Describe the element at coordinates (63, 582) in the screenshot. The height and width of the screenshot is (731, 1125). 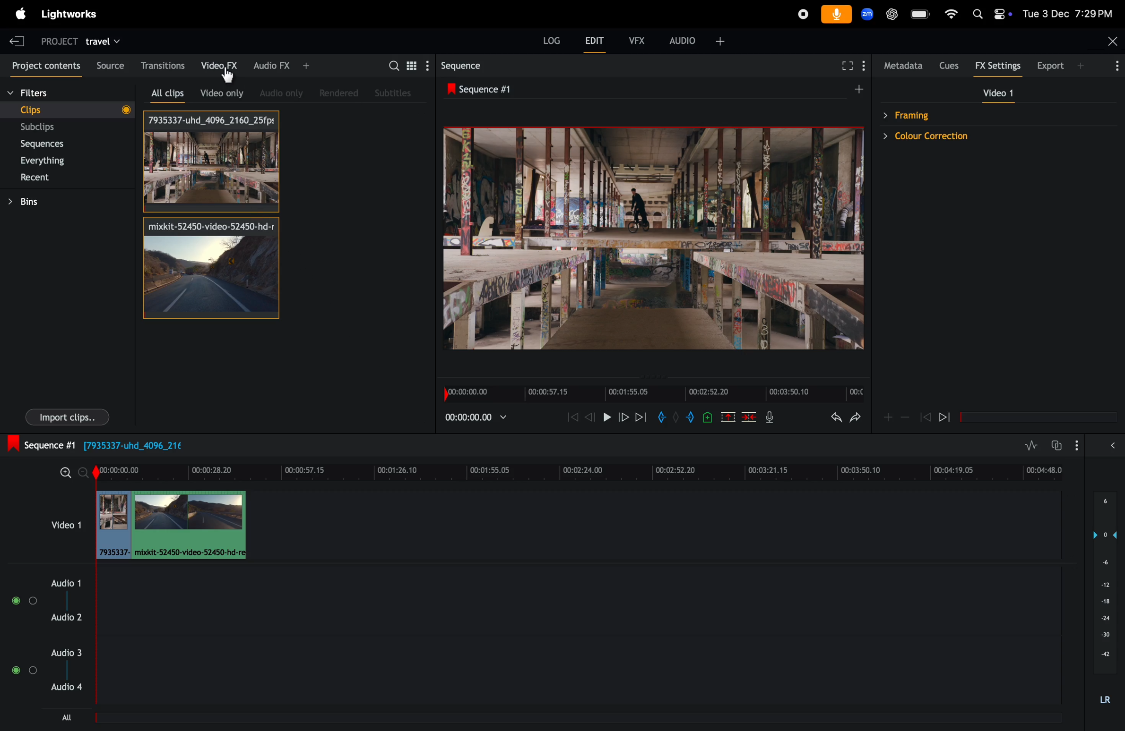
I see `audio 1` at that location.